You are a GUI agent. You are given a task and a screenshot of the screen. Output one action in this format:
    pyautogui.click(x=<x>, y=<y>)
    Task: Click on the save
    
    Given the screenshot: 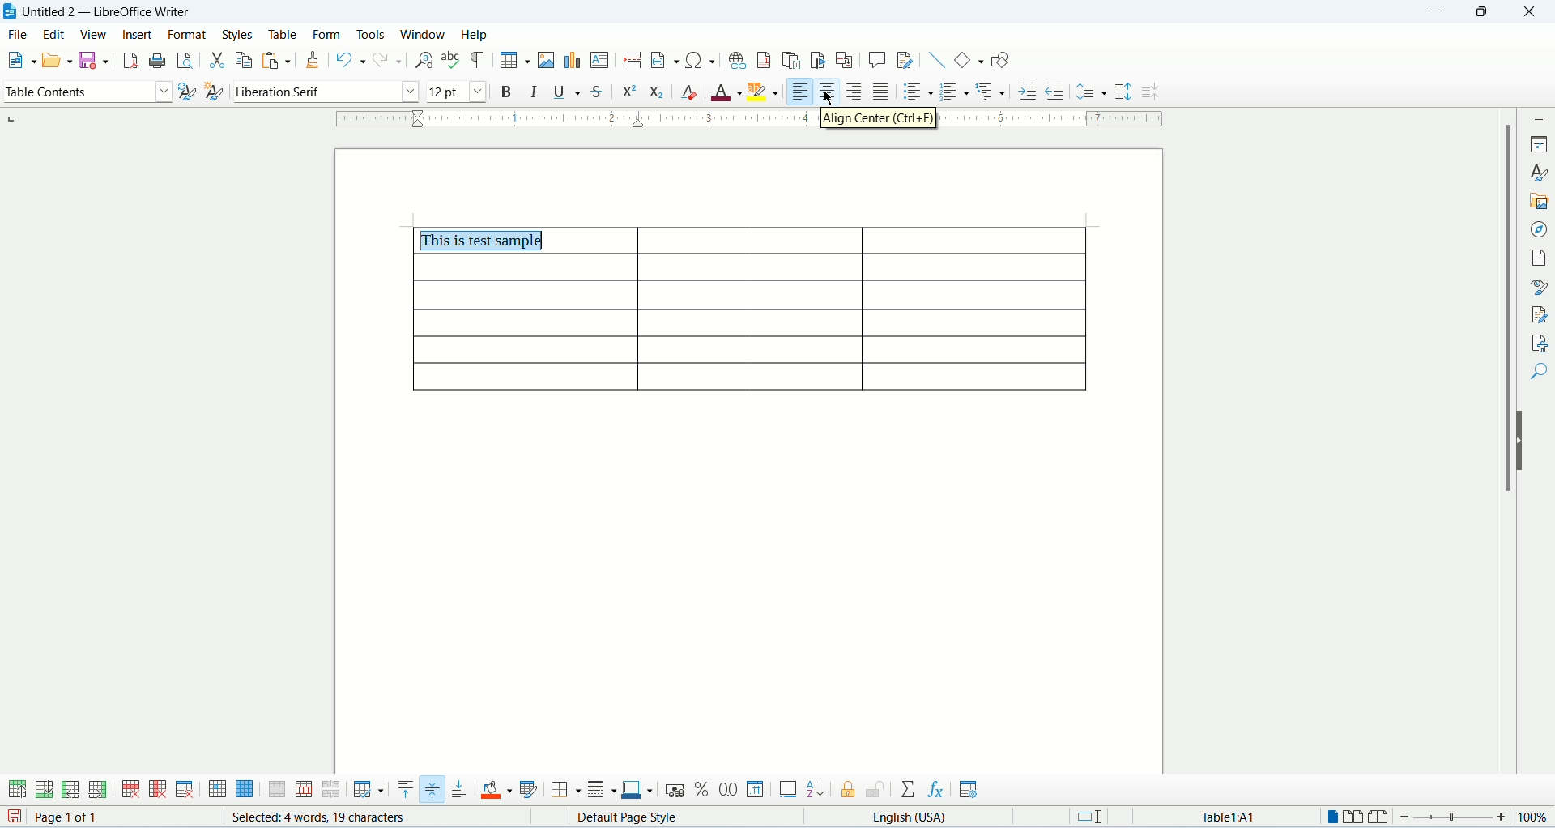 What is the action you would take?
    pyautogui.click(x=11, y=817)
    